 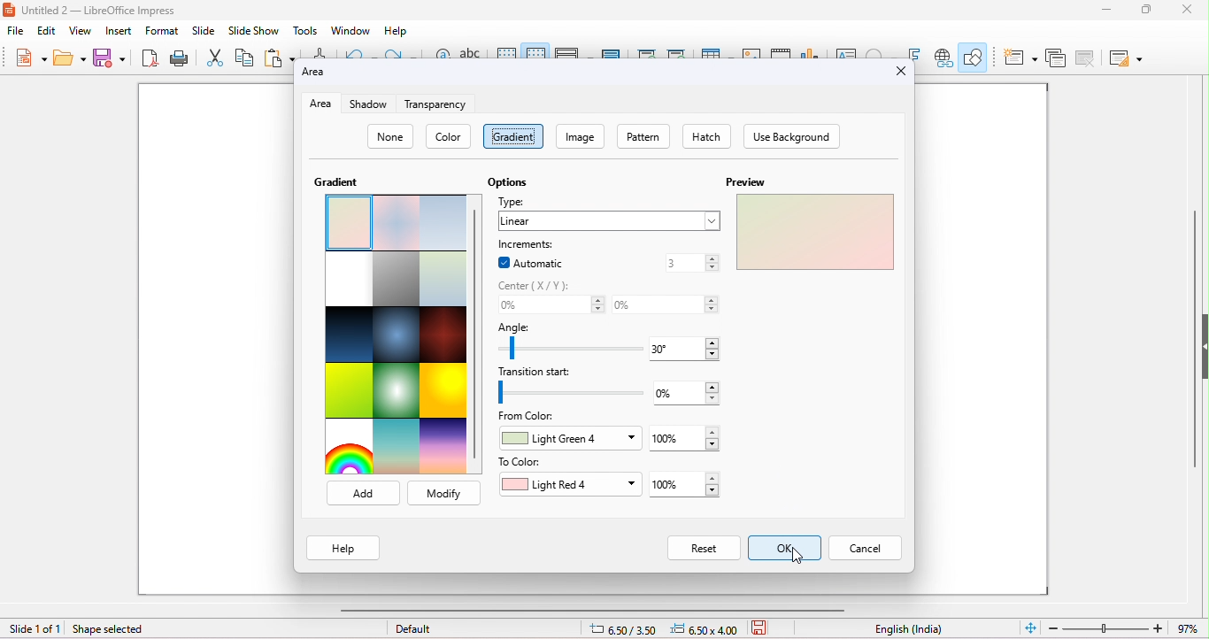 I want to click on To color:, so click(x=521, y=462).